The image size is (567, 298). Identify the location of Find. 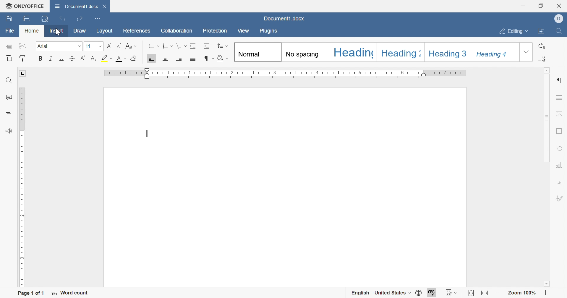
(559, 32).